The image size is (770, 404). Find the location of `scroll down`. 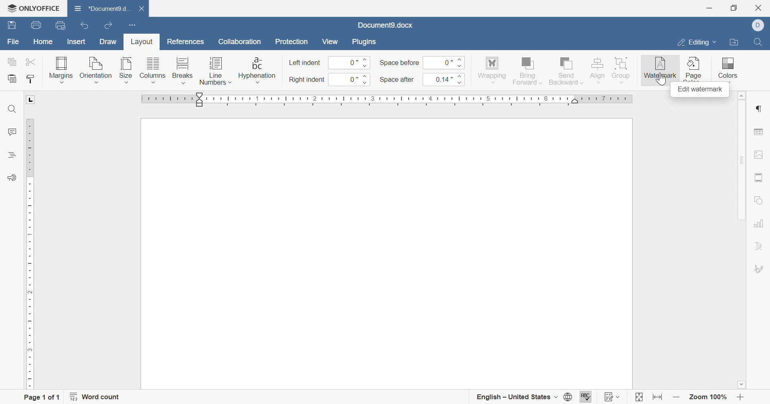

scroll down is located at coordinates (741, 385).